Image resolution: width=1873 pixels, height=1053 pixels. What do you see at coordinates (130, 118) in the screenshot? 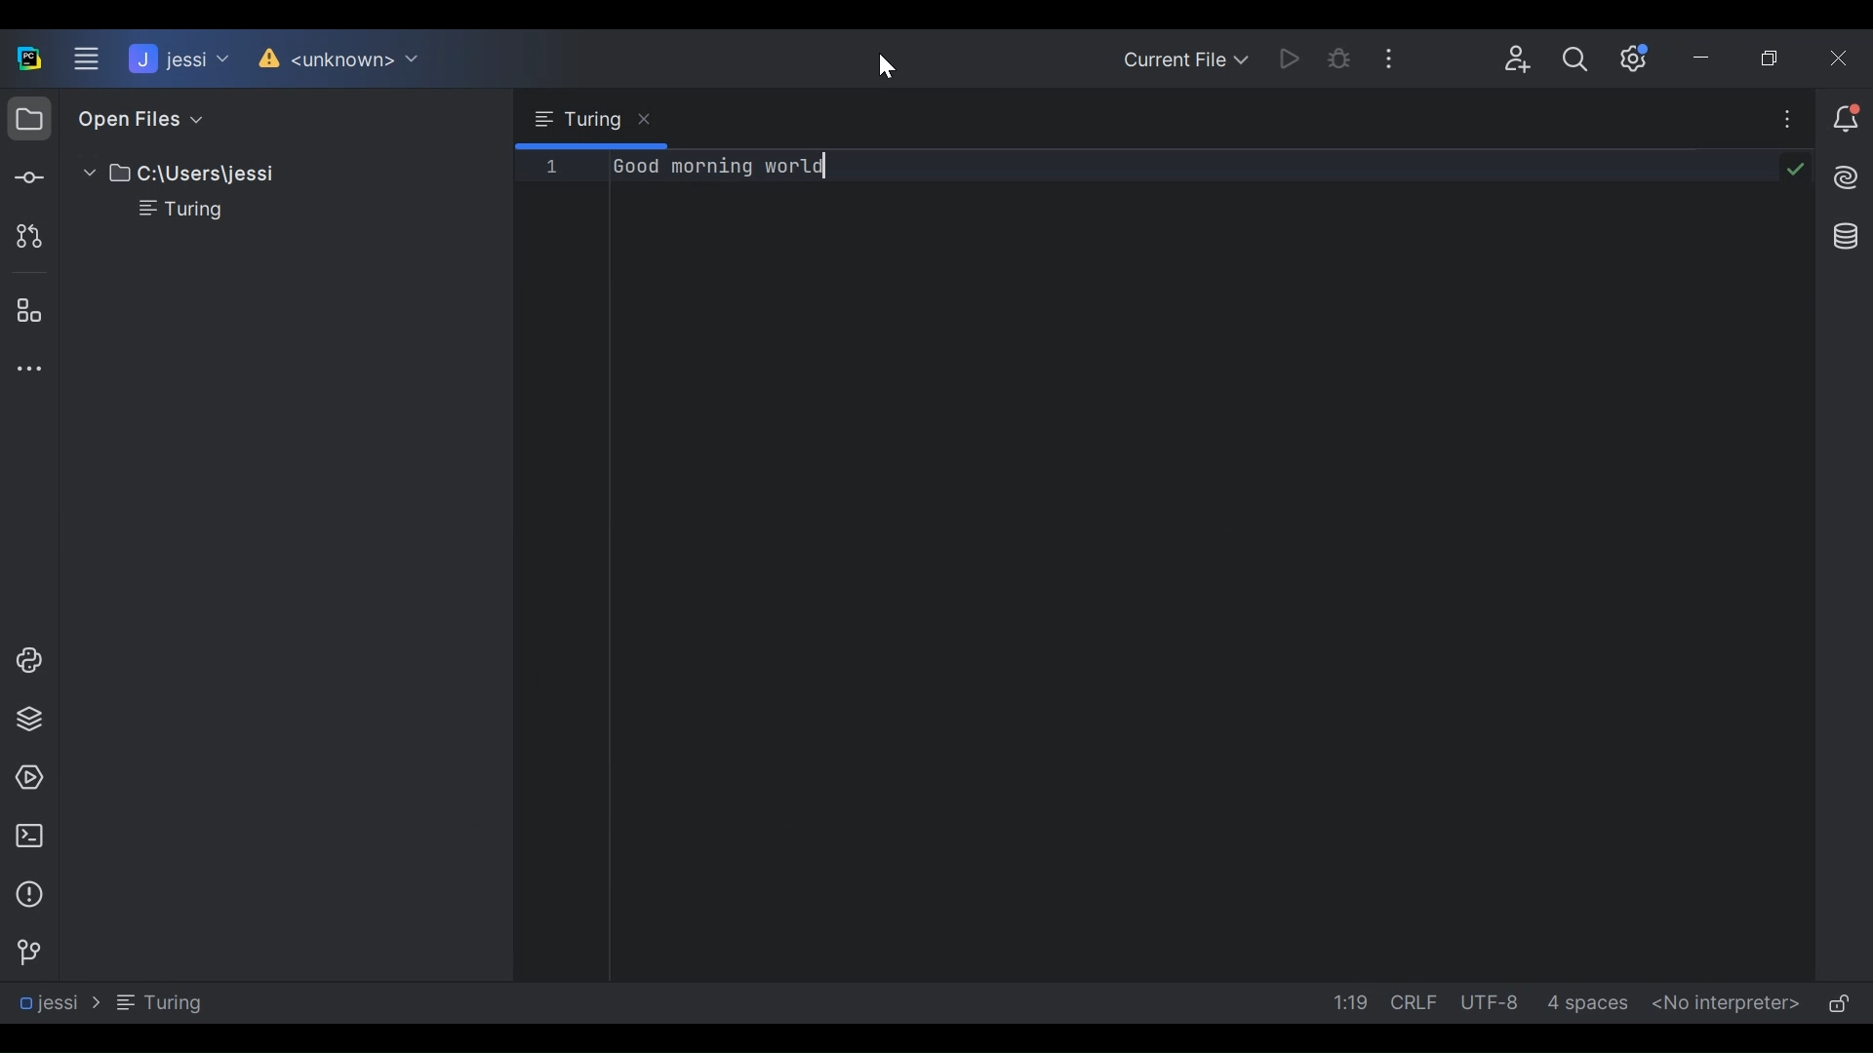
I see `Open Files` at bounding box center [130, 118].